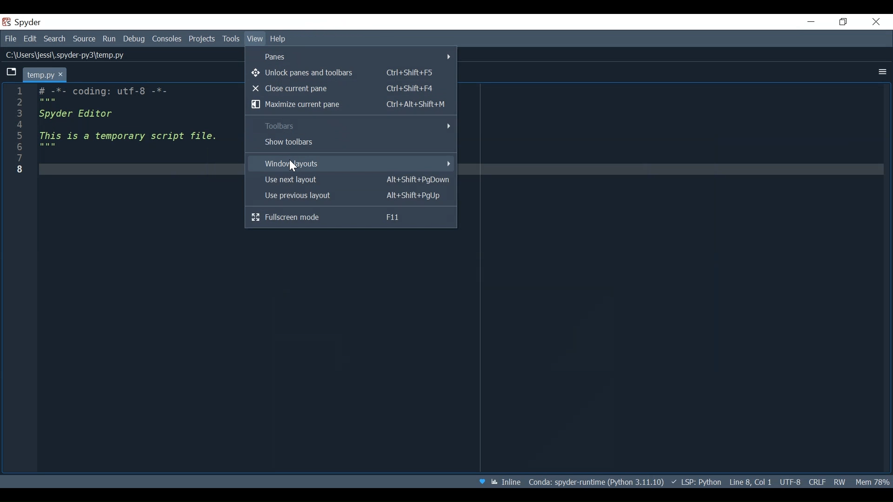 This screenshot has width=893, height=502. I want to click on Source, so click(83, 39).